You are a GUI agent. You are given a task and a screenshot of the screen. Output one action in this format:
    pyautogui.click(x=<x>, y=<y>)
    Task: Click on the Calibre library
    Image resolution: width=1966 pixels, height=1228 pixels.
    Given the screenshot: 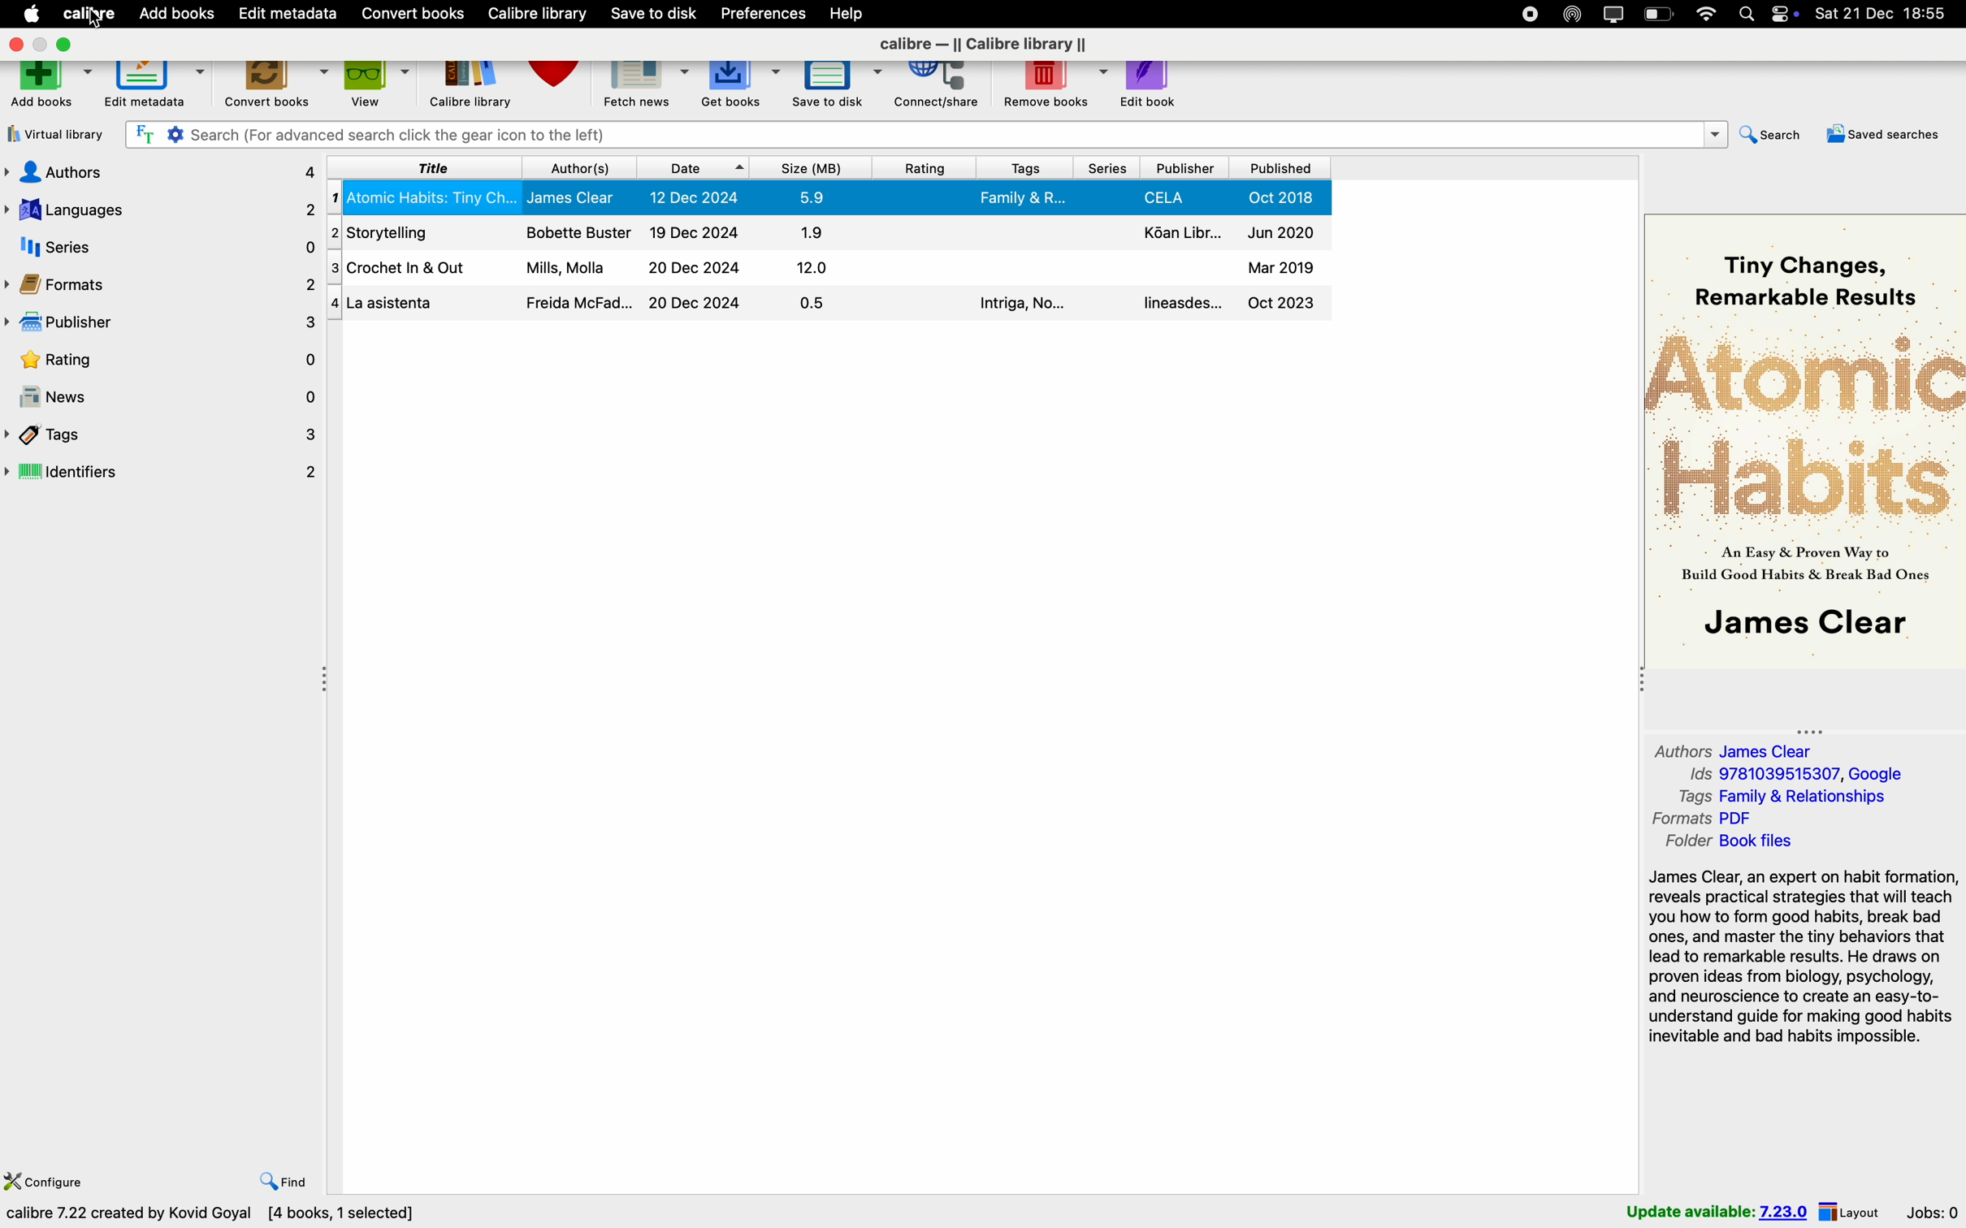 What is the action you would take?
    pyautogui.click(x=542, y=14)
    